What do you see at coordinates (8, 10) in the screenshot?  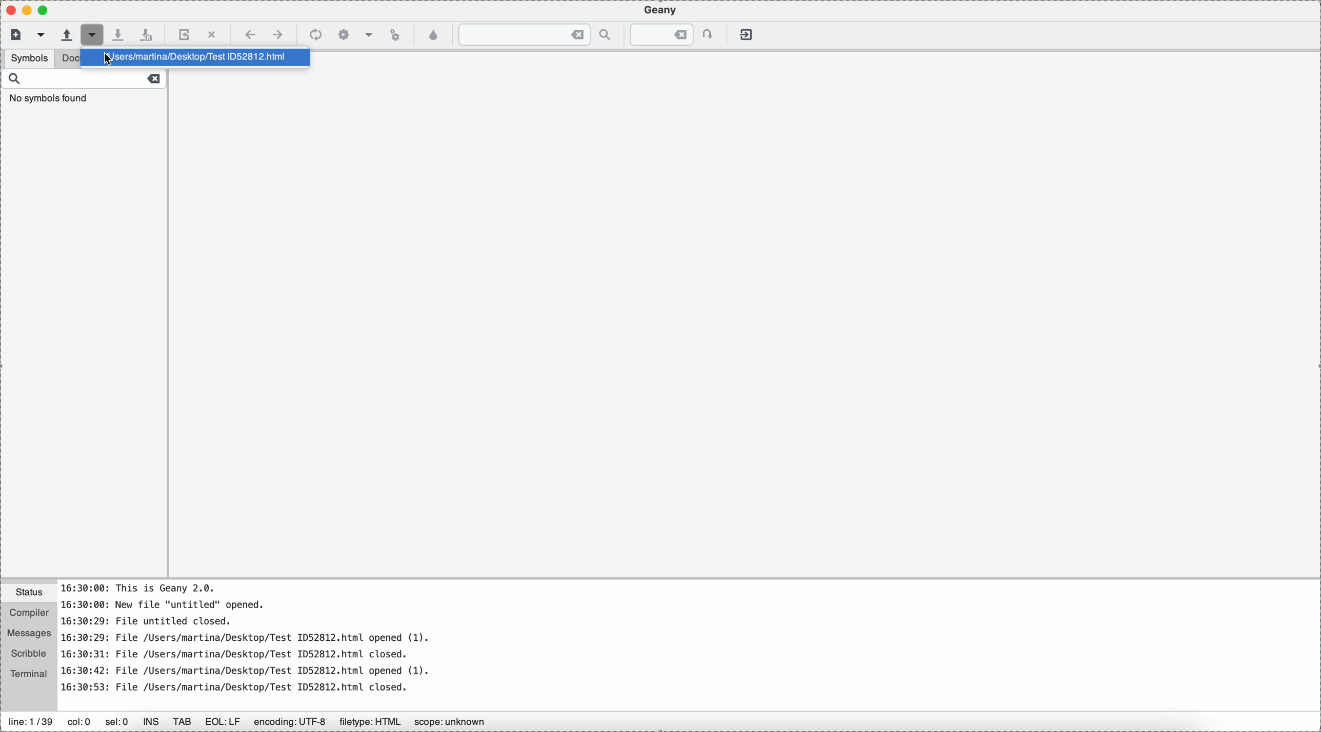 I see `close` at bounding box center [8, 10].